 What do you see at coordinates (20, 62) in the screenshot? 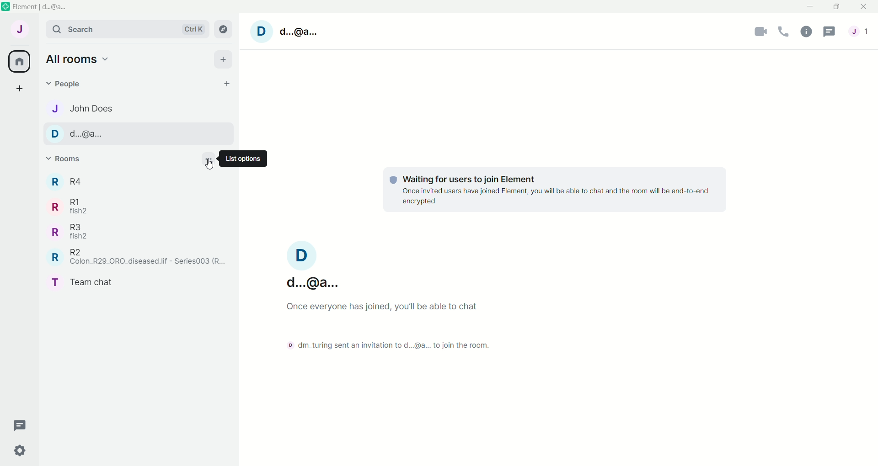
I see `All Rooms` at bounding box center [20, 62].